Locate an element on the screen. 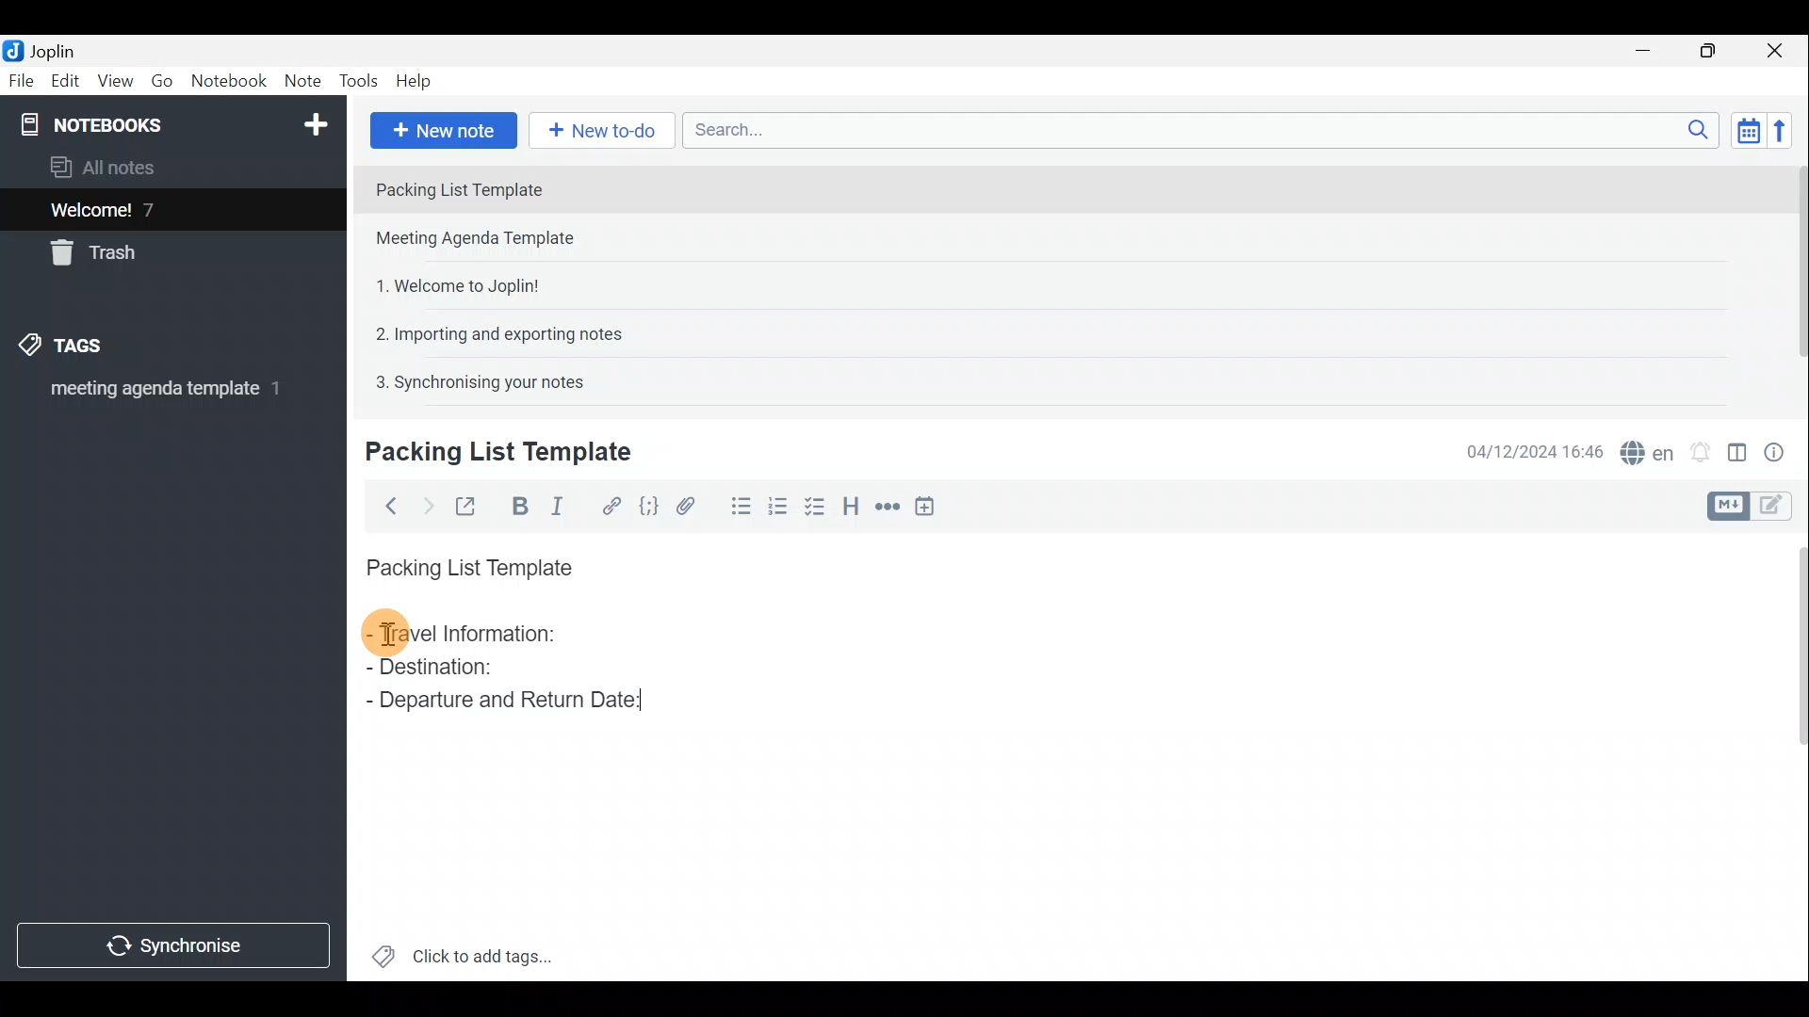  Welcome is located at coordinates (144, 209).